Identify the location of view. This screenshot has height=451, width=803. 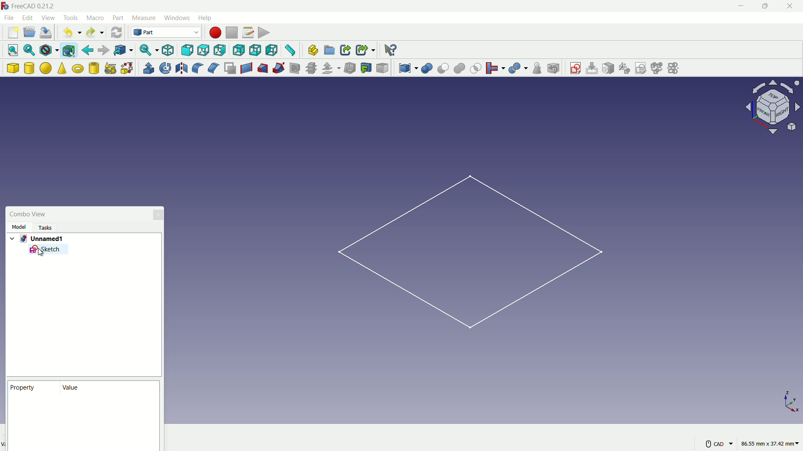
(48, 17).